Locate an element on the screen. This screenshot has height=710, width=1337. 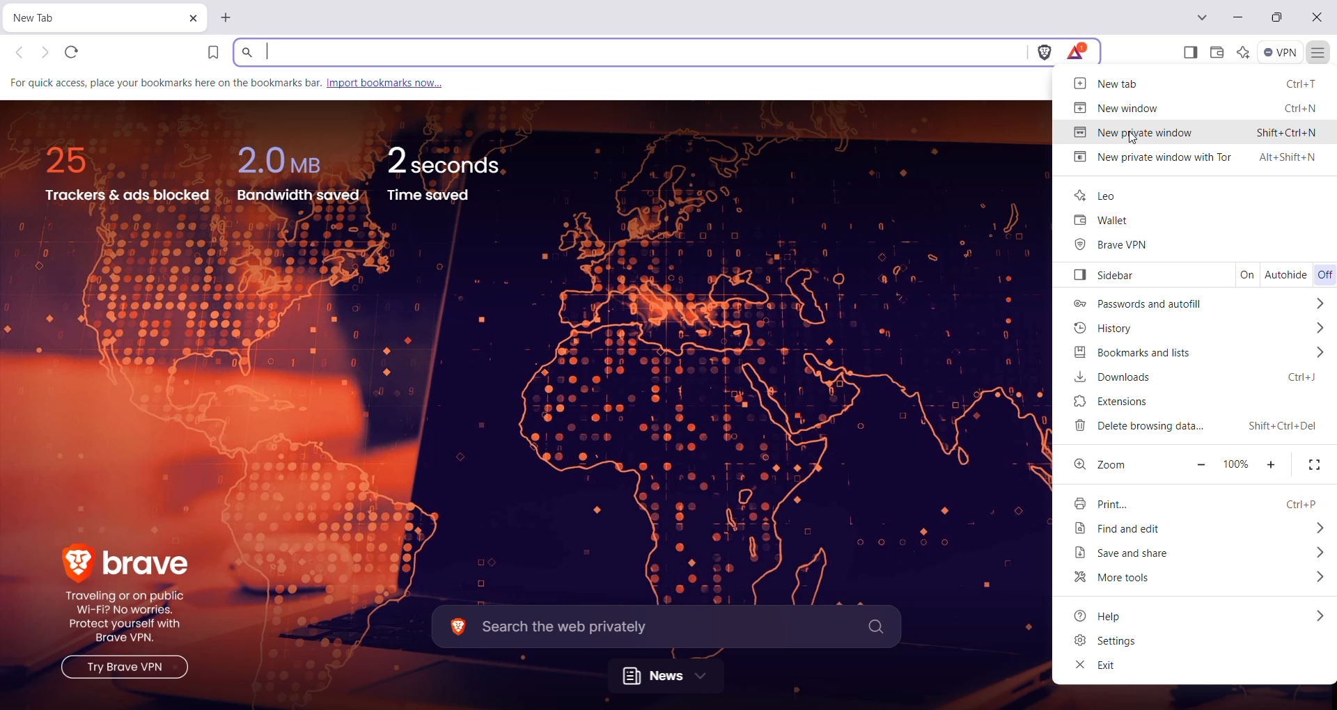
2 seconds time saved is located at coordinates (446, 173).